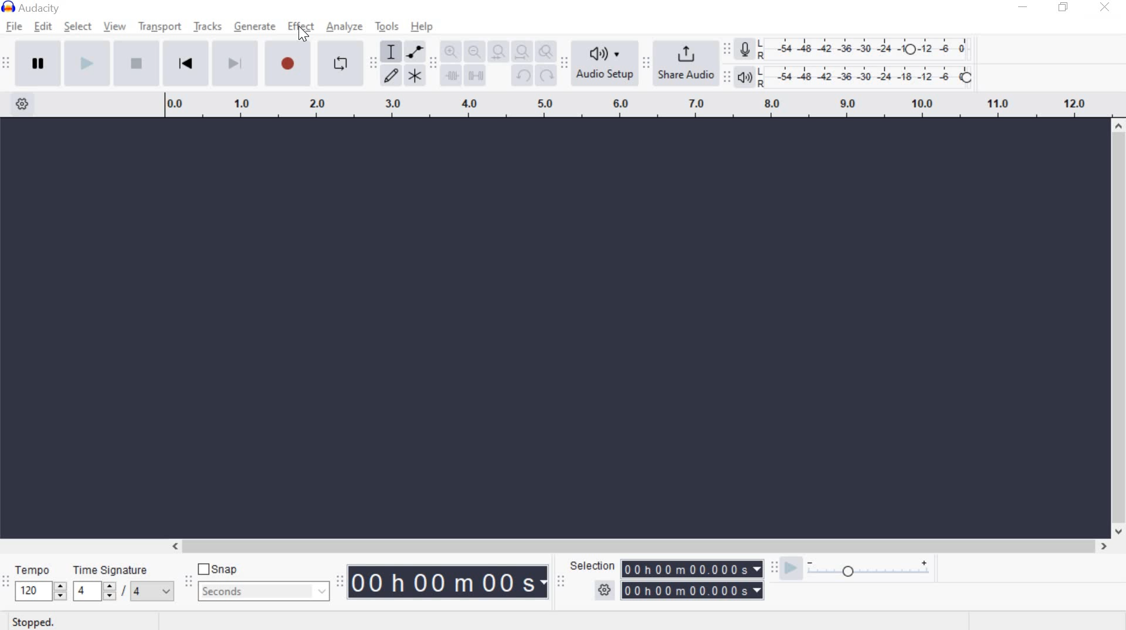 This screenshot has width=1126, height=630. What do you see at coordinates (449, 581) in the screenshot?
I see `Audacity Time` at bounding box center [449, 581].